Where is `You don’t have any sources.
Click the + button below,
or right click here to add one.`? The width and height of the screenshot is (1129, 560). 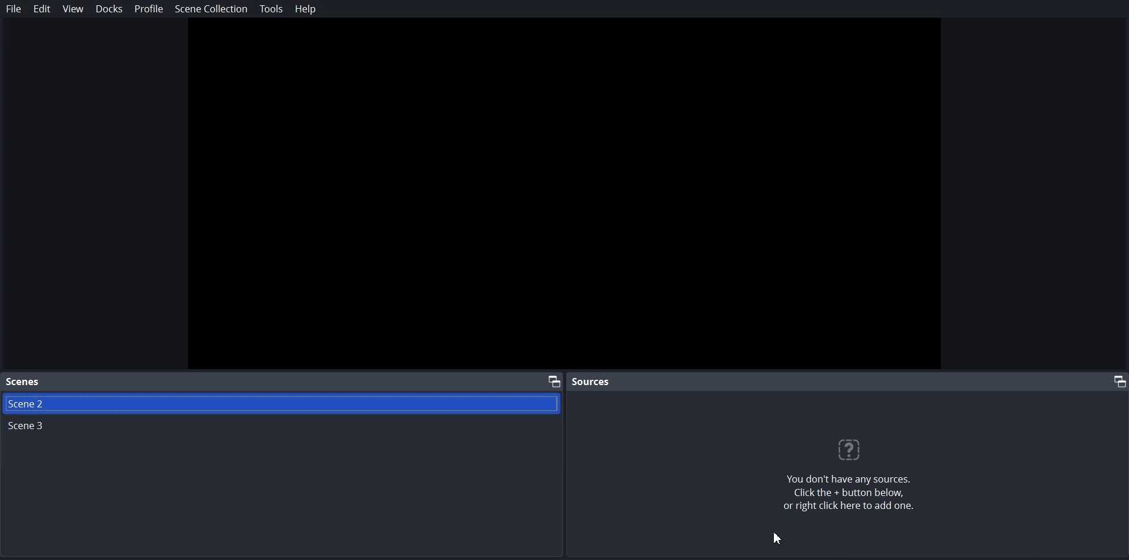 You don’t have any sources.
Click the + button below,
or right click here to add one. is located at coordinates (856, 495).